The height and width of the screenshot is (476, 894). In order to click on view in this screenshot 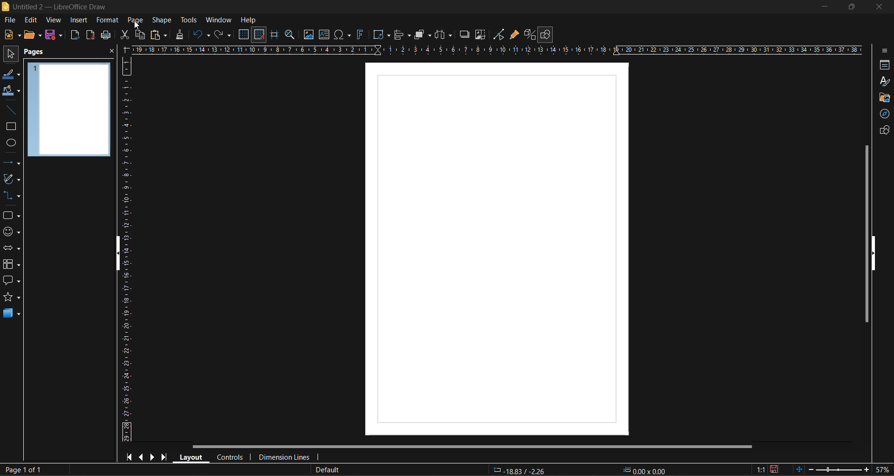, I will do `click(55, 20)`.